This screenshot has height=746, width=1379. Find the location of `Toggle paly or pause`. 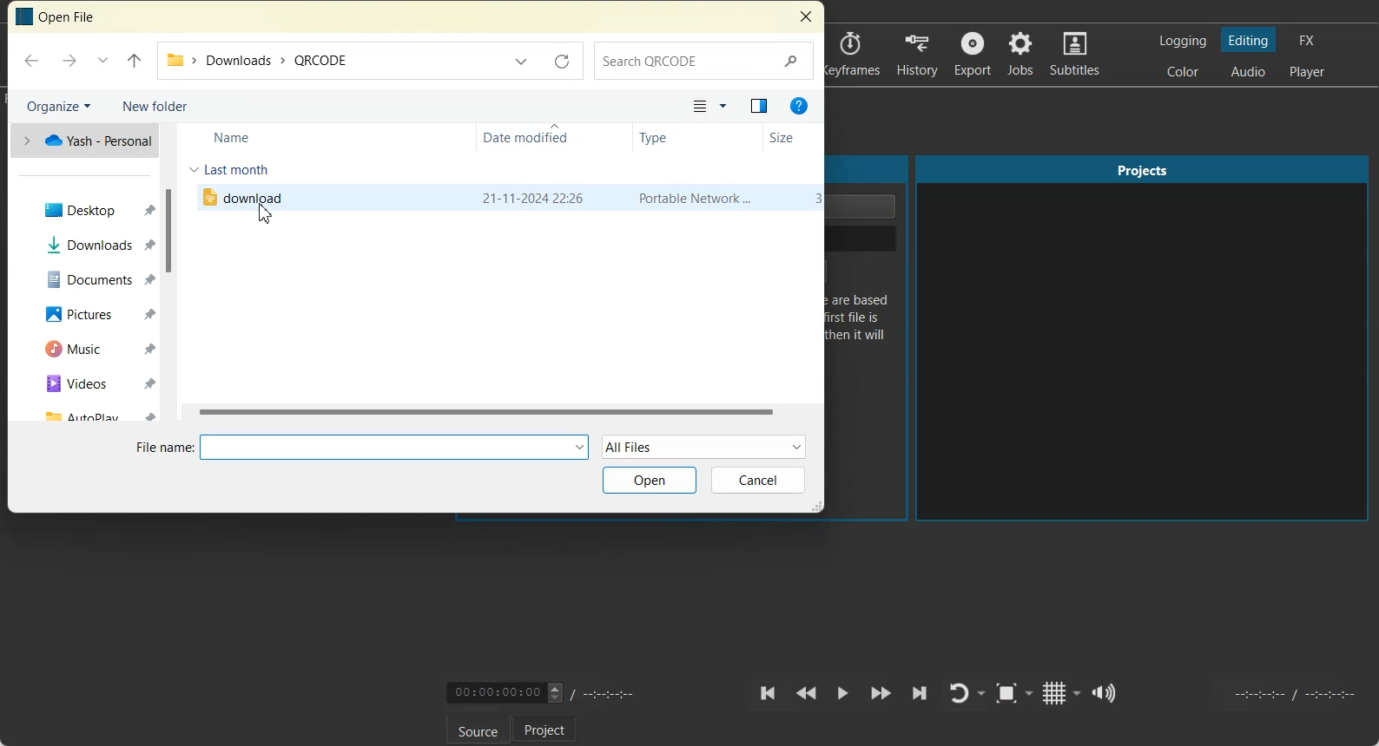

Toggle paly or pause is located at coordinates (841, 694).